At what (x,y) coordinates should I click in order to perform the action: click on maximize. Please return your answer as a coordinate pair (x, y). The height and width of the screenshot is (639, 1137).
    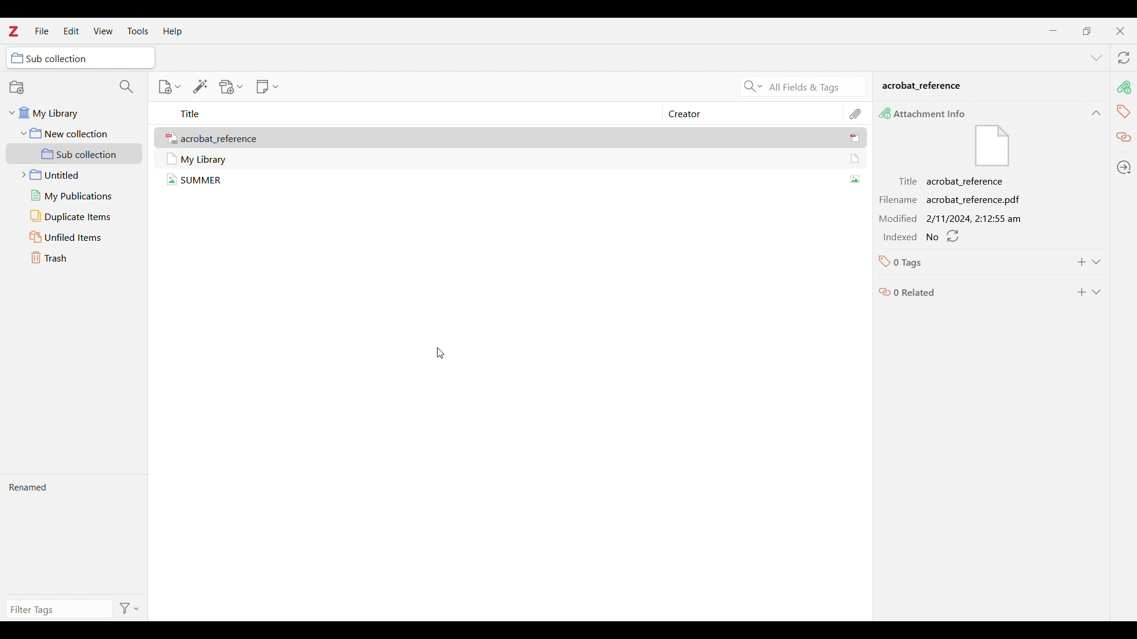
    Looking at the image, I should click on (1086, 31).